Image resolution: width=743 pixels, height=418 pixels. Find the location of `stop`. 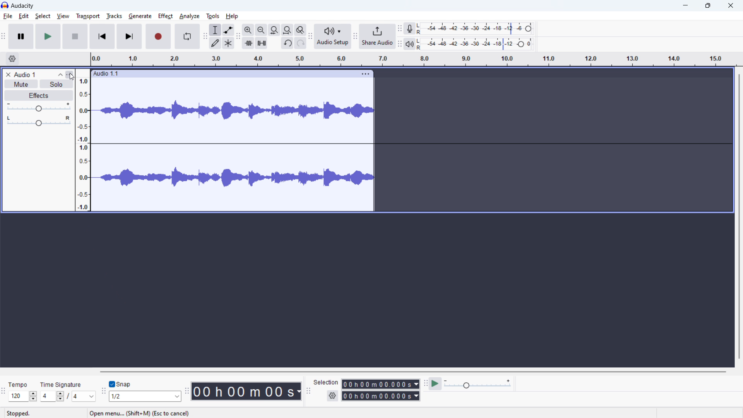

stop is located at coordinates (75, 36).